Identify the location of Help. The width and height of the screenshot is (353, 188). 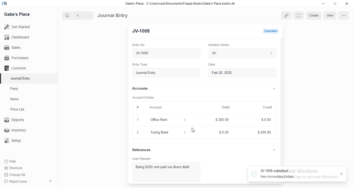
(11, 161).